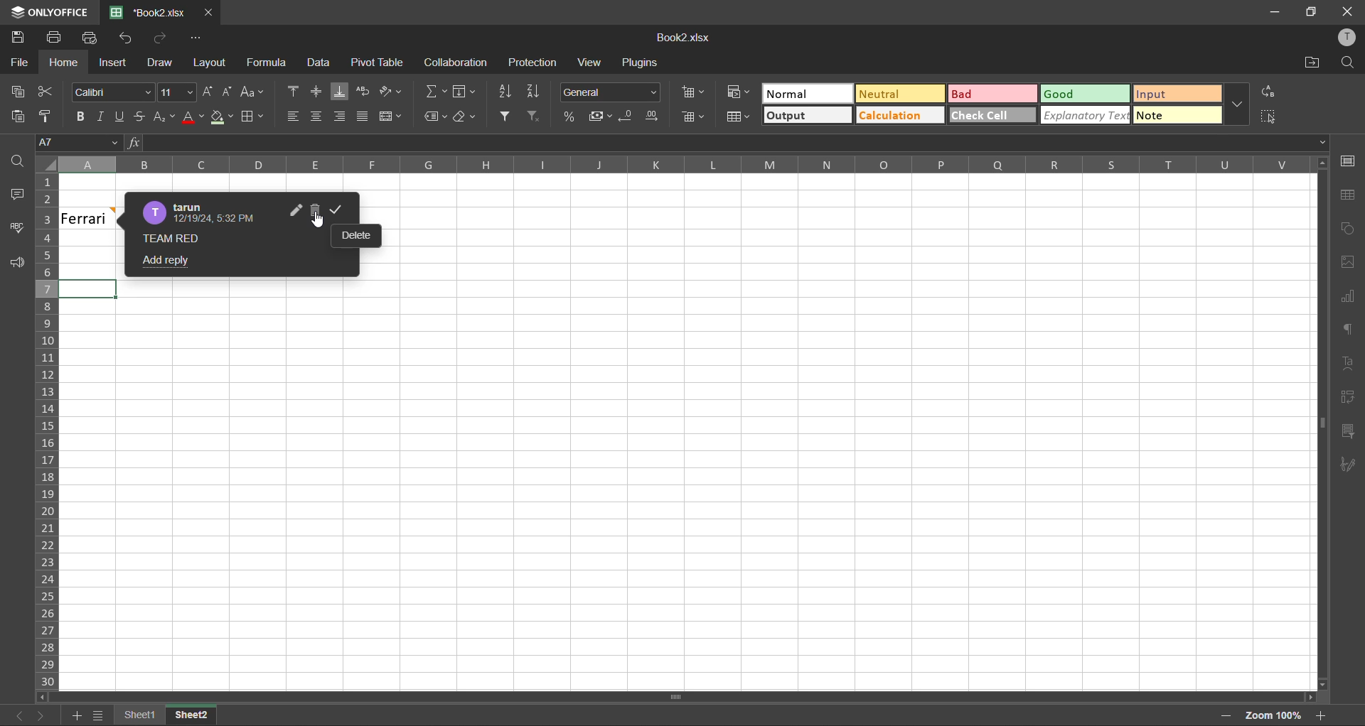  Describe the element at coordinates (253, 118) in the screenshot. I see `borders` at that location.